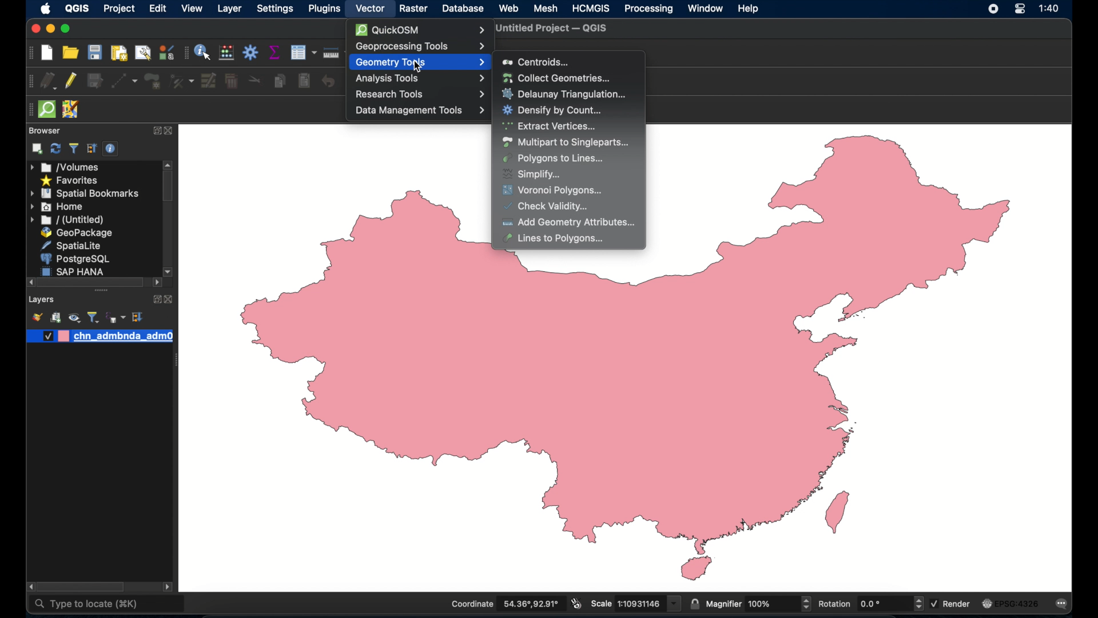  Describe the element at coordinates (328, 81) in the screenshot. I see `undo` at that location.